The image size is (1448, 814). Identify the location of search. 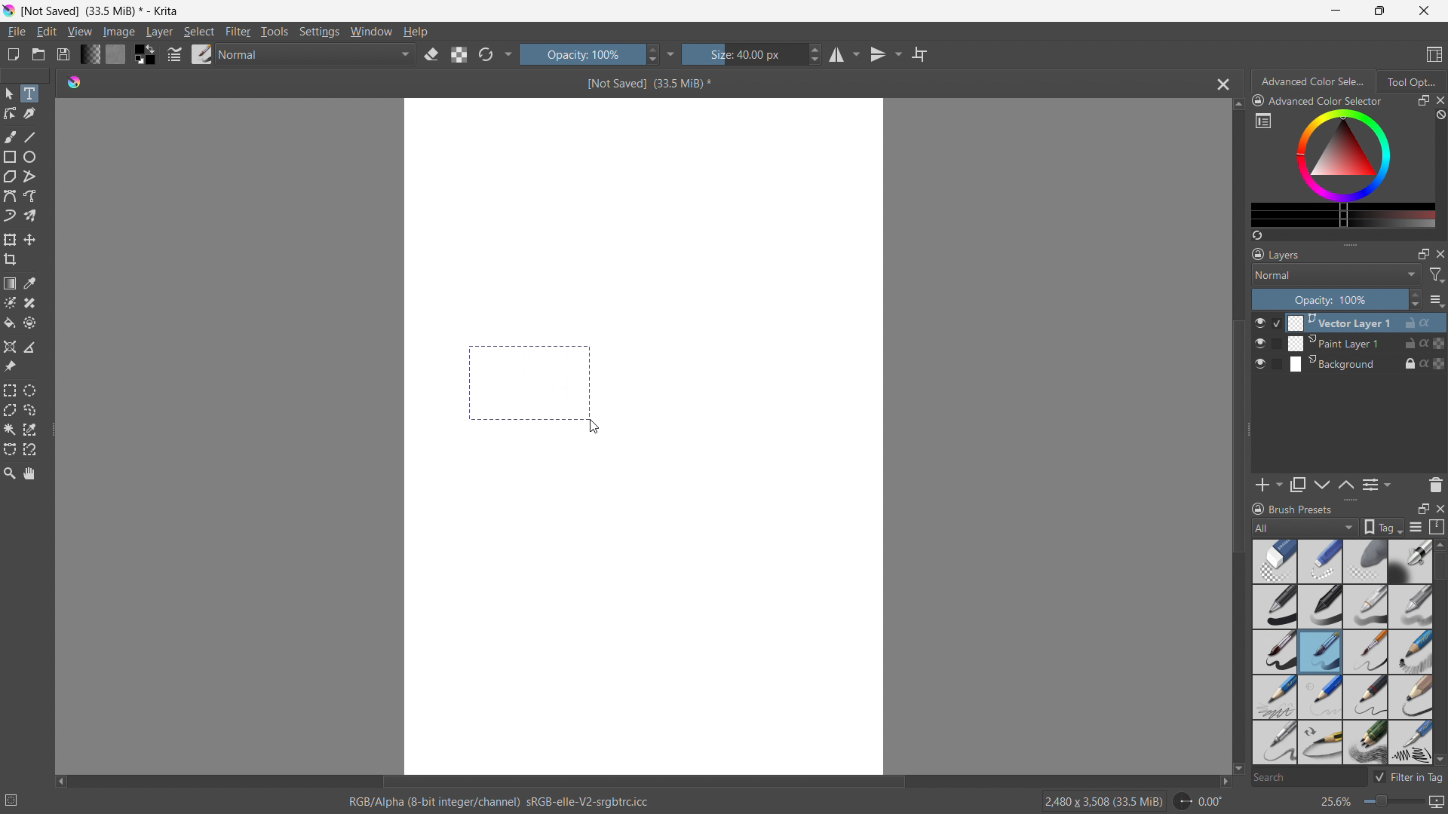
(1307, 779).